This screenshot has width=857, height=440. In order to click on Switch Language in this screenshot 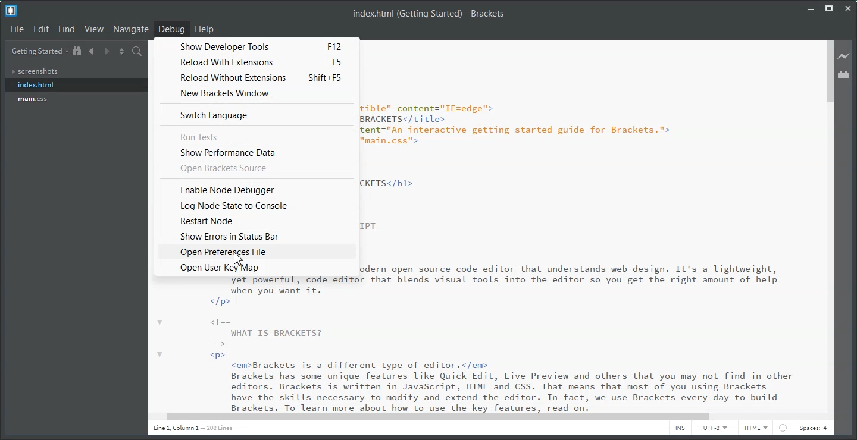, I will do `click(254, 115)`.